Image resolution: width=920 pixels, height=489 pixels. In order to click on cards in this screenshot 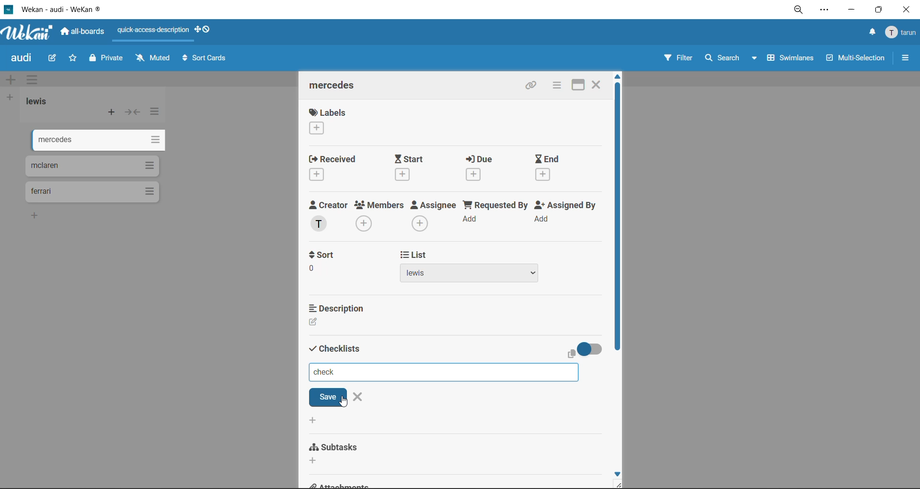, I will do `click(96, 142)`.